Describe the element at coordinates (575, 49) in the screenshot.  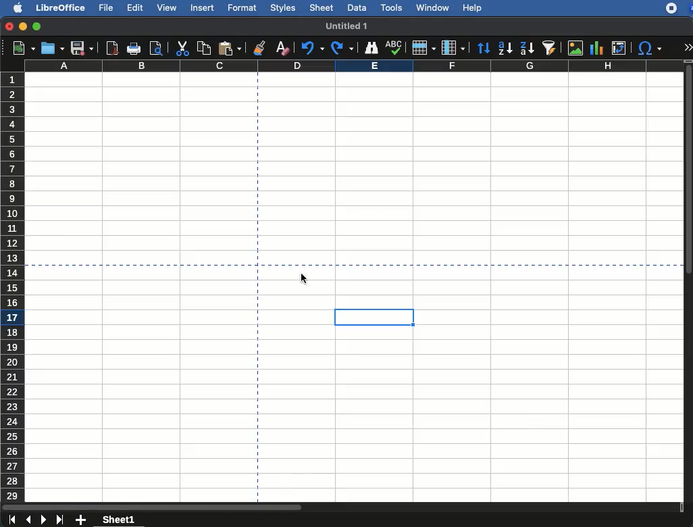
I see `image` at that location.